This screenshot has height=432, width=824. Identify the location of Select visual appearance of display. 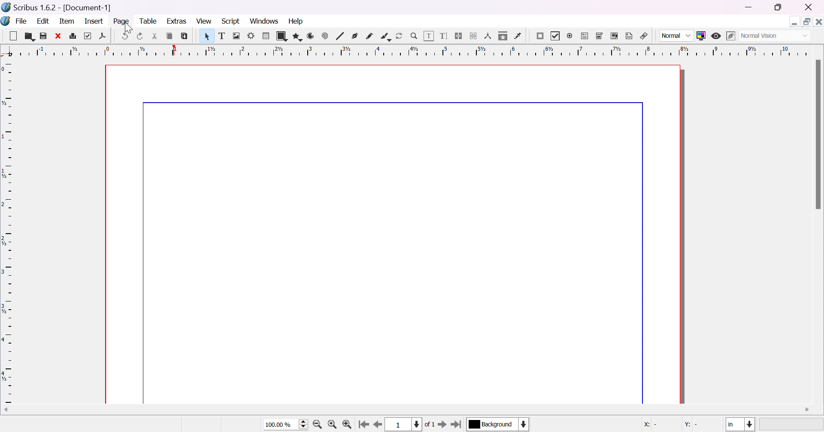
(775, 37).